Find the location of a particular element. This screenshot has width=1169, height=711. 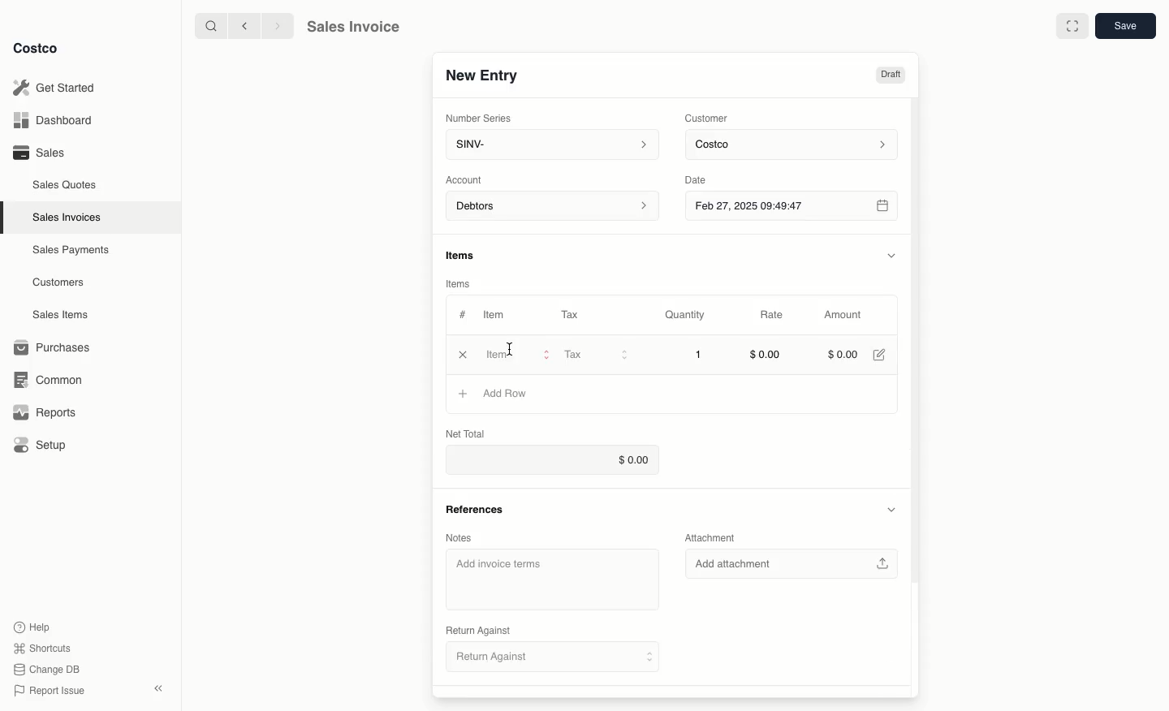

Quantity is located at coordinates (686, 315).